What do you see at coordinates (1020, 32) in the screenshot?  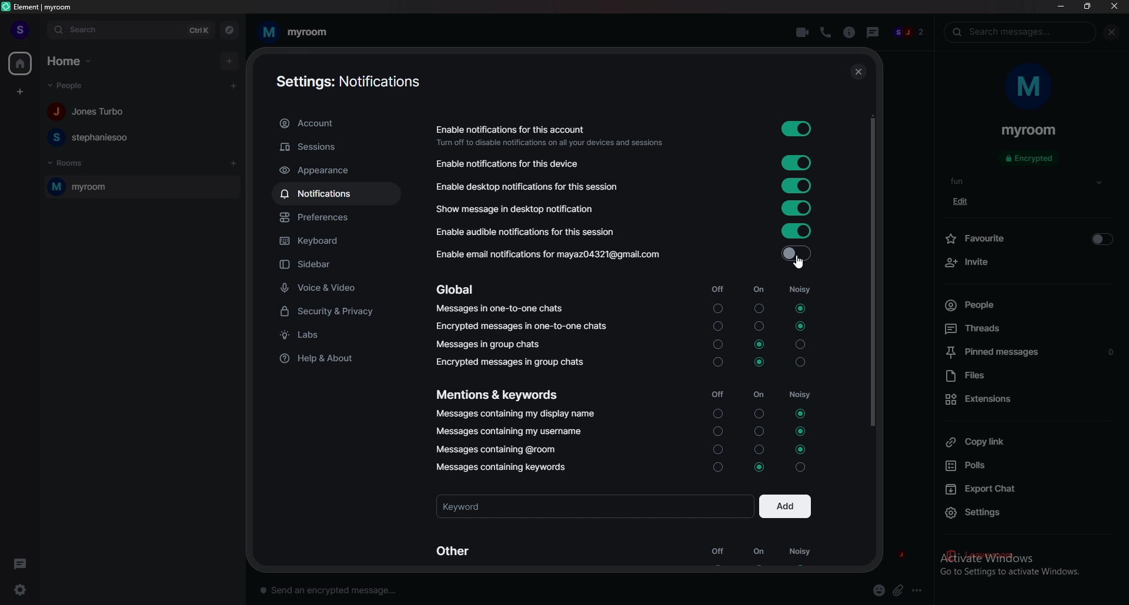 I see `search messages` at bounding box center [1020, 32].